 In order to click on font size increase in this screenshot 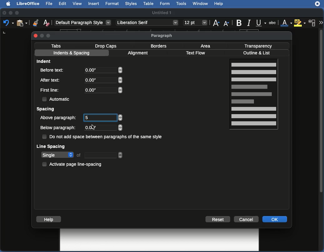, I will do `click(215, 24)`.